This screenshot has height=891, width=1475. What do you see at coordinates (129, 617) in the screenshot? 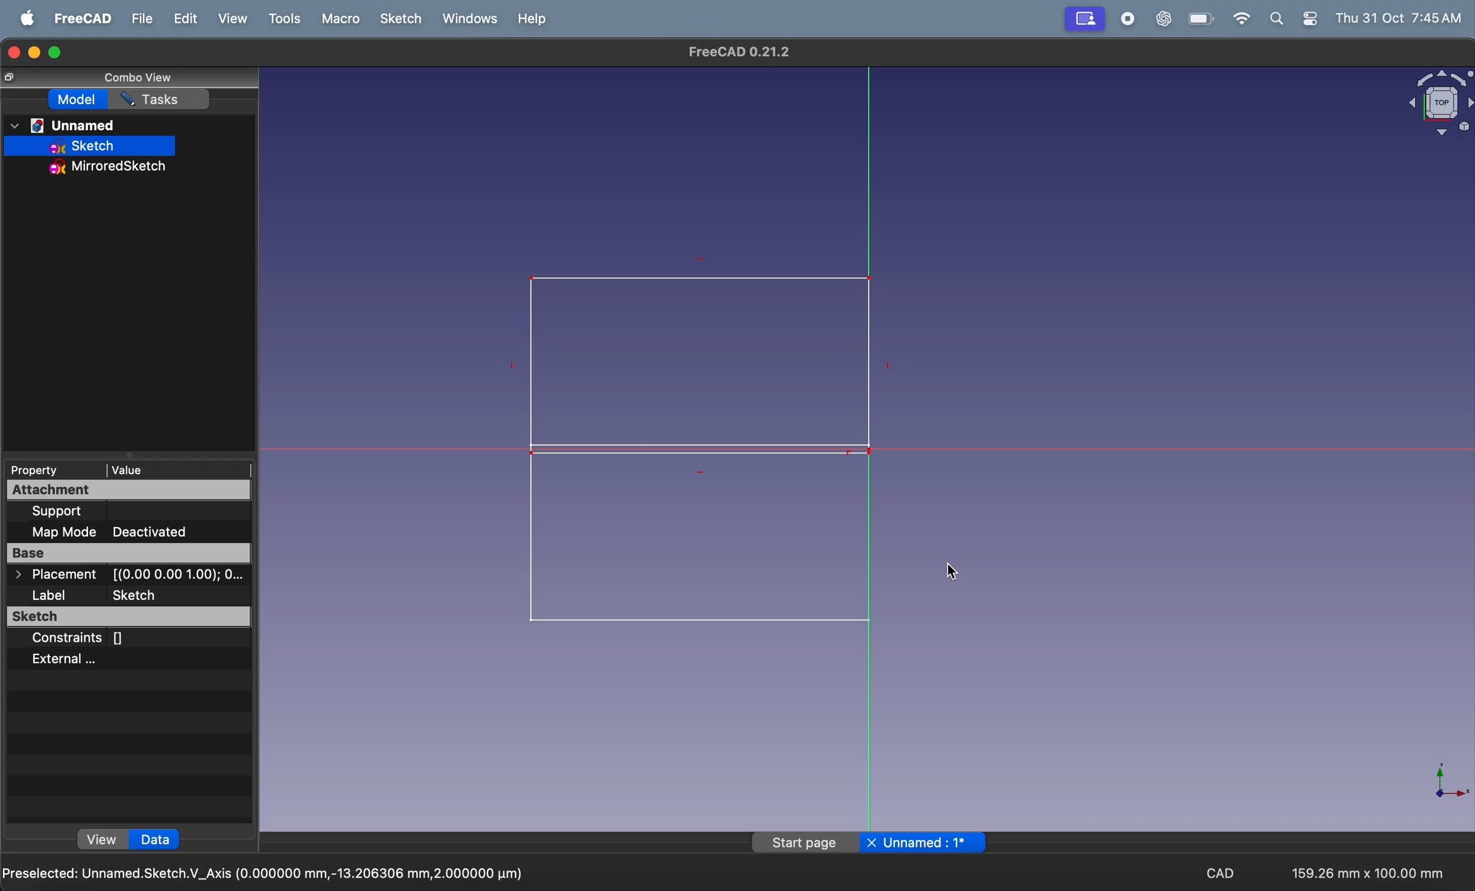
I see `sketch` at bounding box center [129, 617].